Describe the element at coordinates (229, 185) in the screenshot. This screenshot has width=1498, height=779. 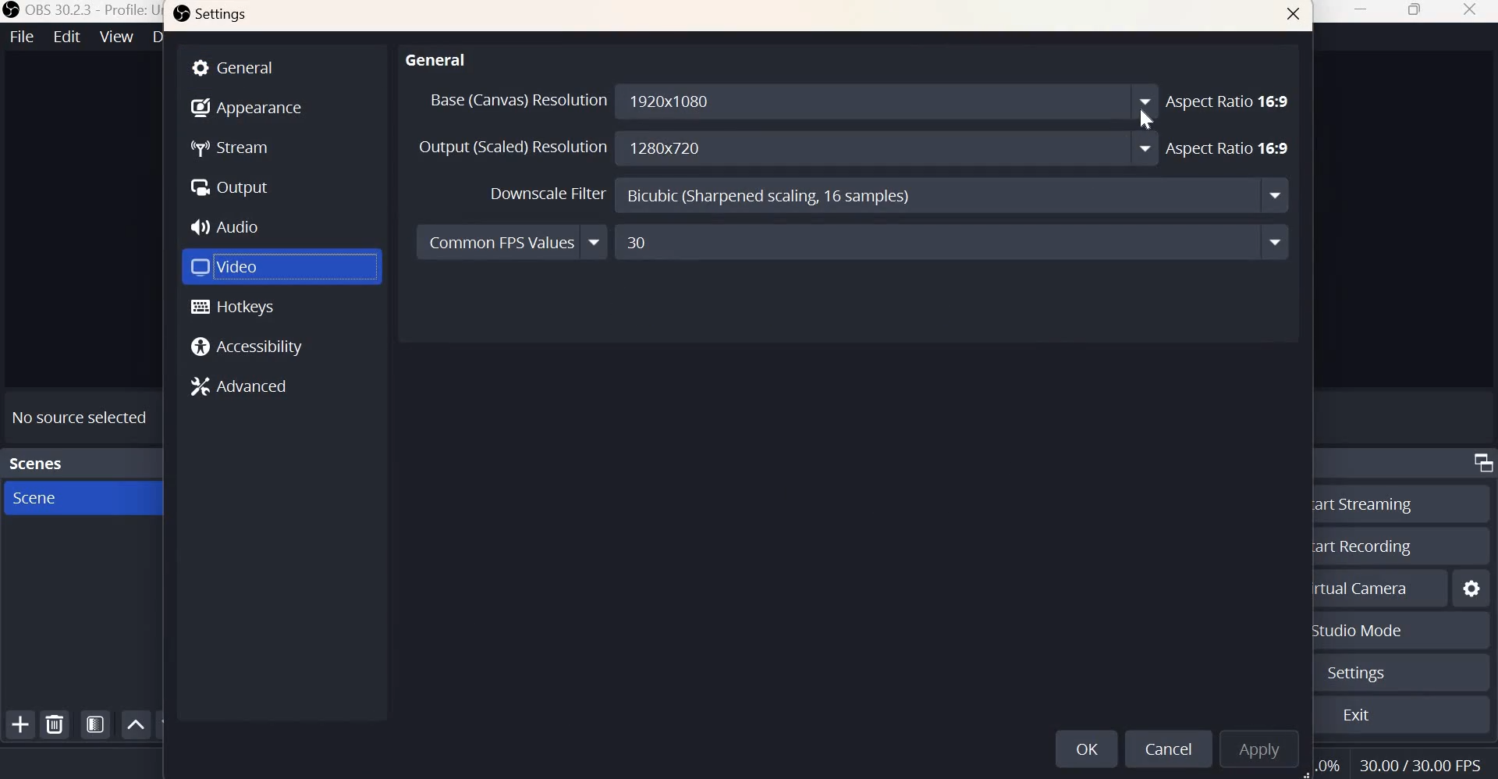
I see `Output` at that location.